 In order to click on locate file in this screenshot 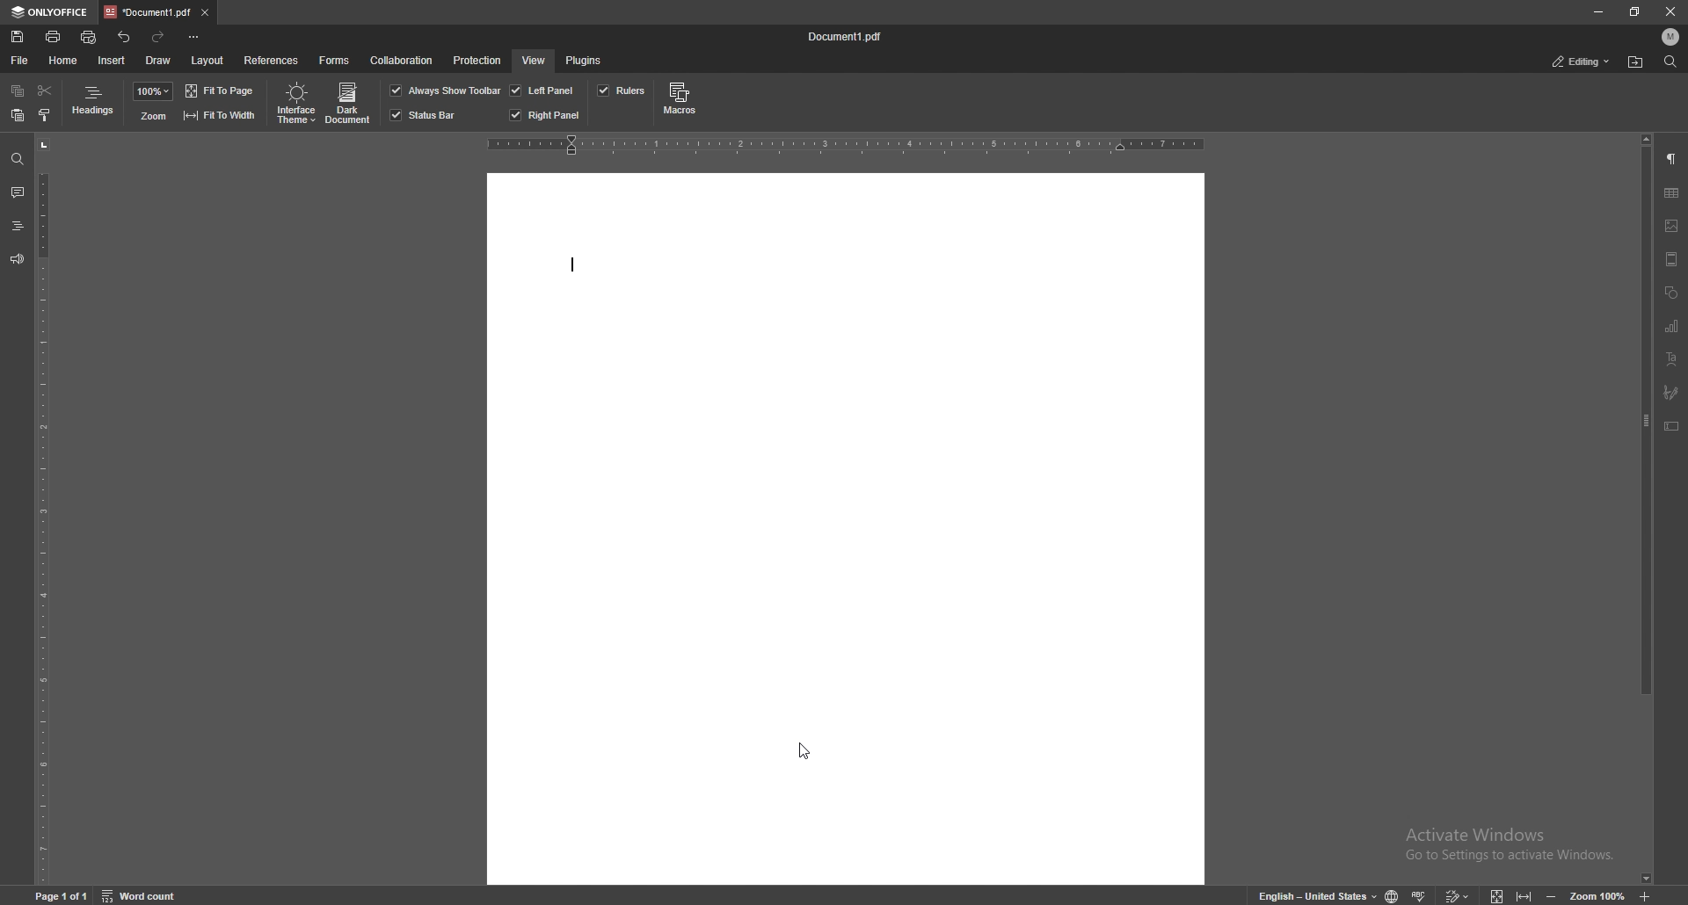, I will do `click(1637, 62)`.